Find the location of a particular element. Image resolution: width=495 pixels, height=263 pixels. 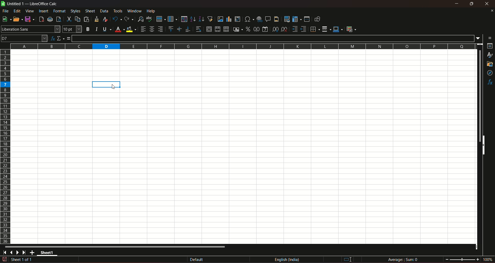

document modified is located at coordinates (4, 259).